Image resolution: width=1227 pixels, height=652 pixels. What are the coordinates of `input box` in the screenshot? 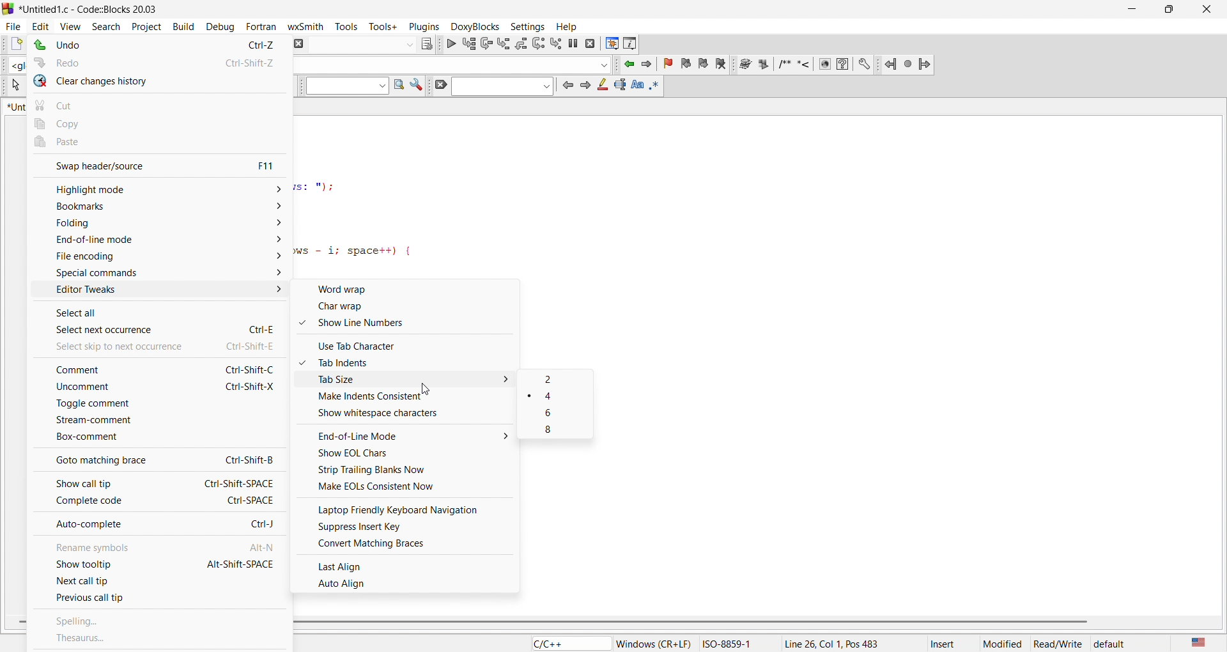 It's located at (364, 44).